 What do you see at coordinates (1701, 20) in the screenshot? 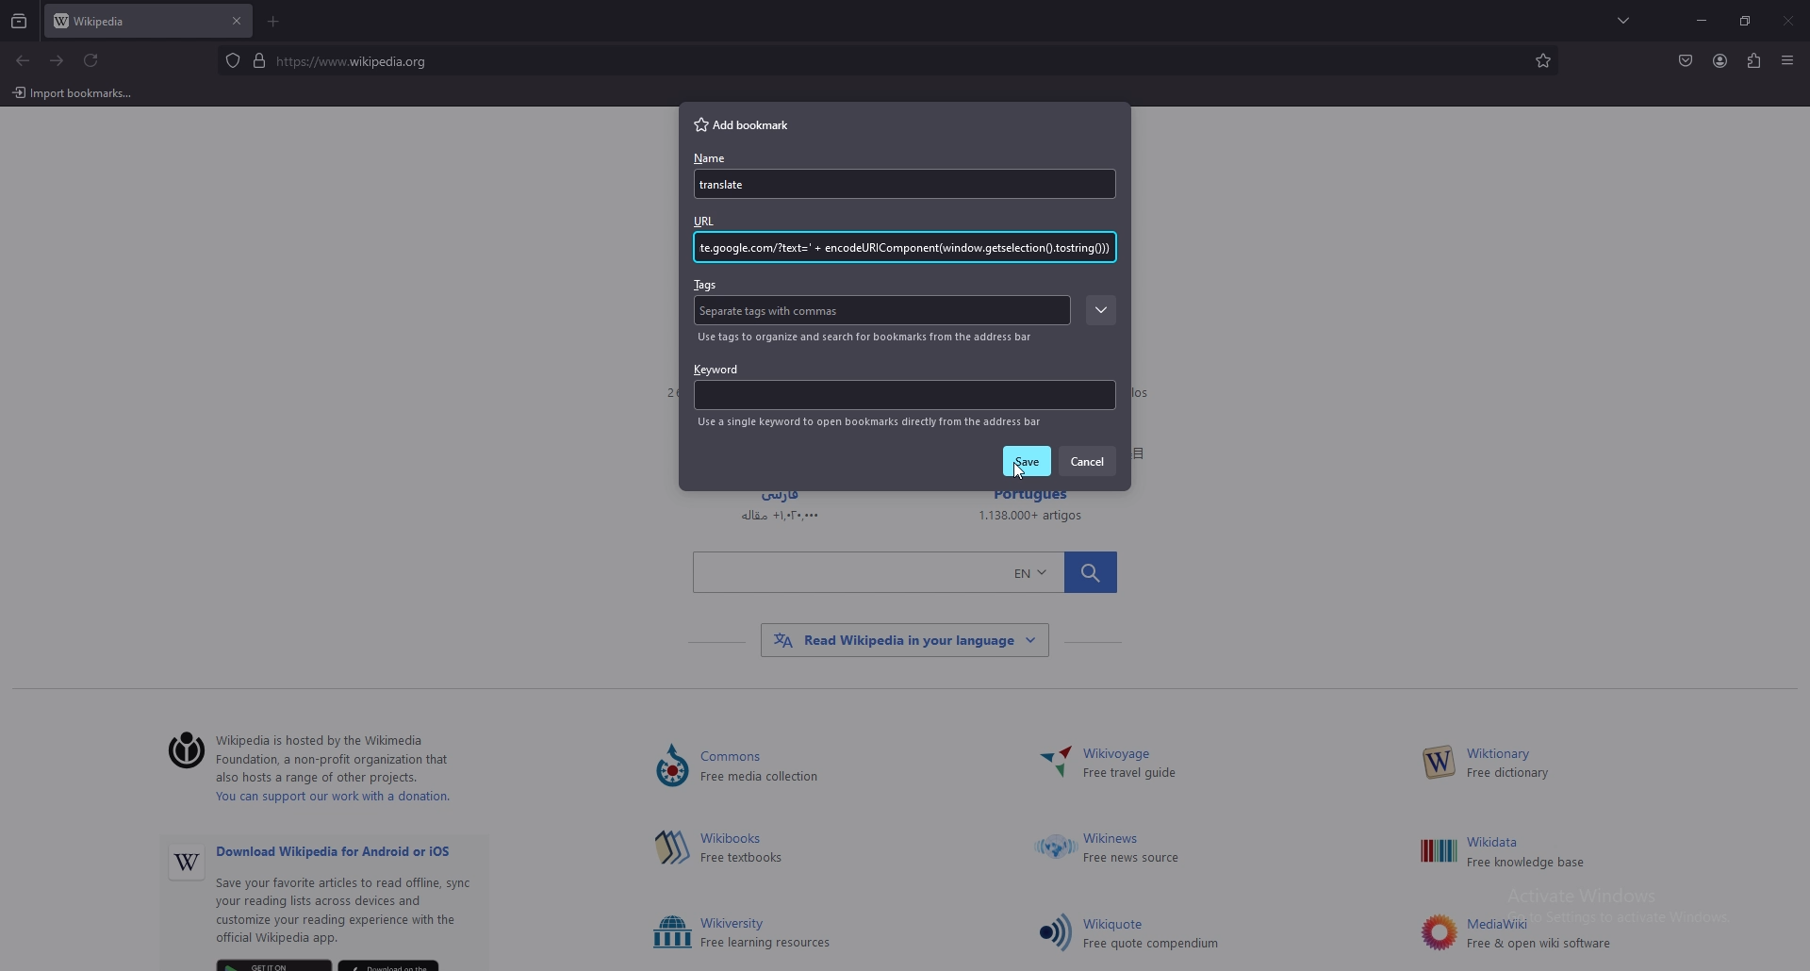
I see `minimize` at bounding box center [1701, 20].